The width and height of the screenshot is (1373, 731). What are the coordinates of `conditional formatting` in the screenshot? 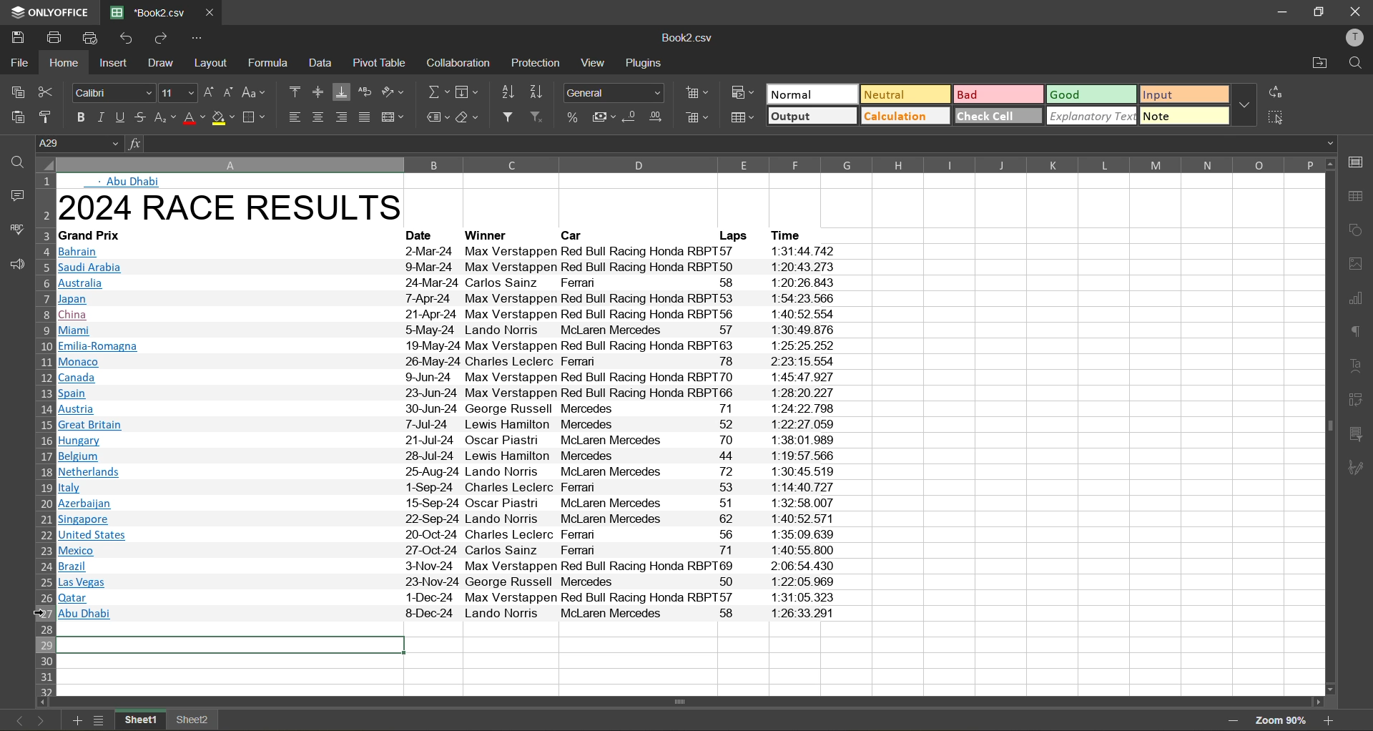 It's located at (739, 95).